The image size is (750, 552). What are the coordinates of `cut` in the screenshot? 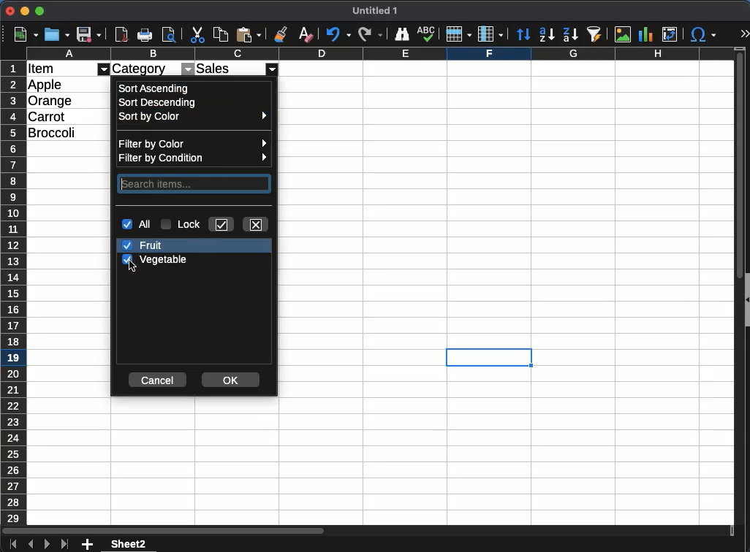 It's located at (198, 35).